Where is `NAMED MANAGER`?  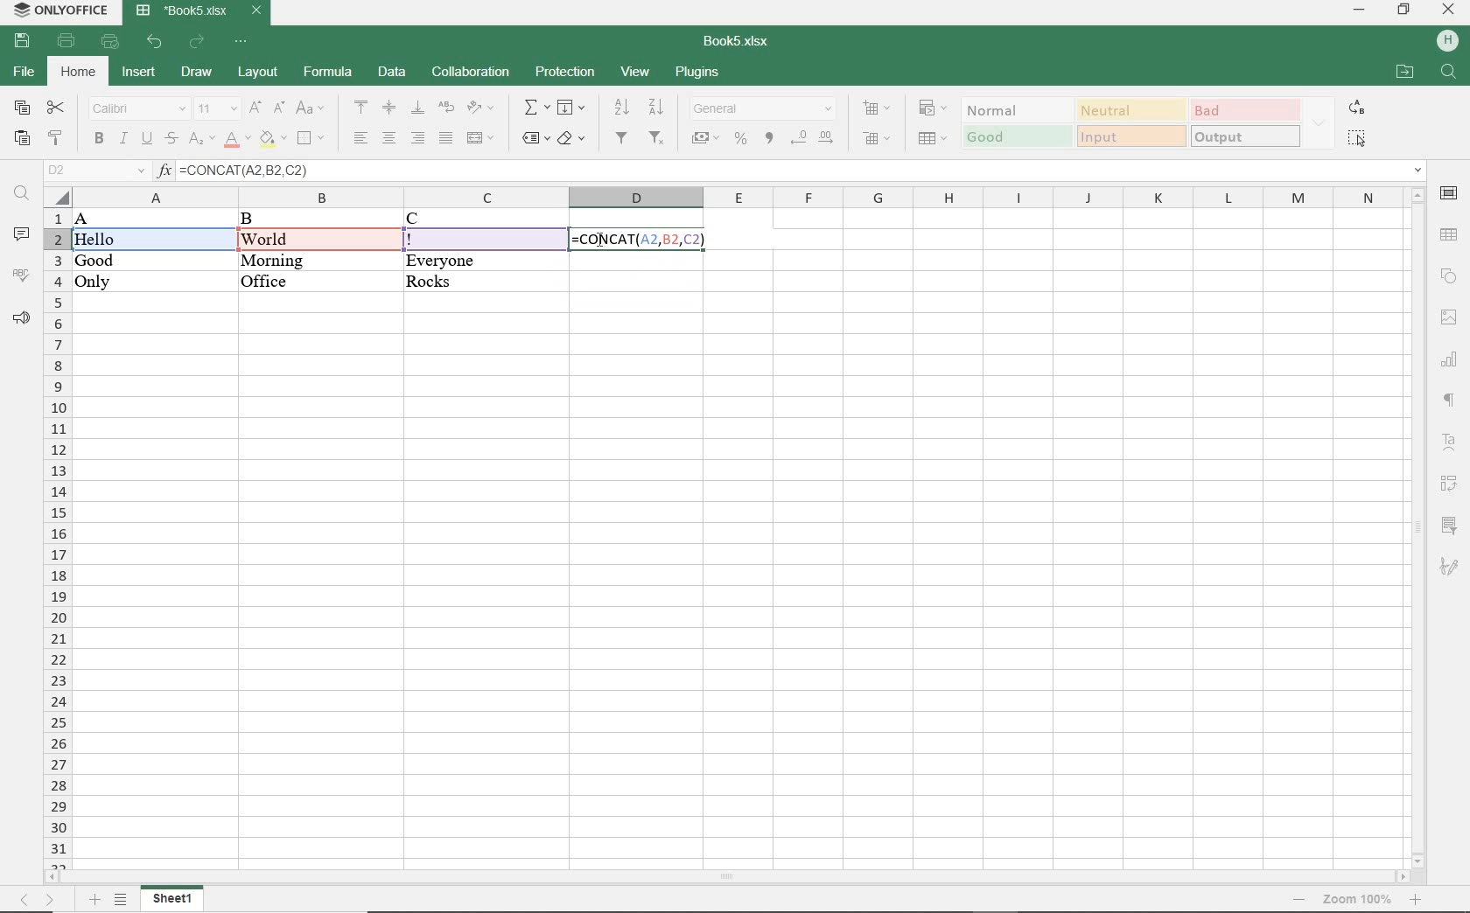
NAMED MANAGER is located at coordinates (96, 171).